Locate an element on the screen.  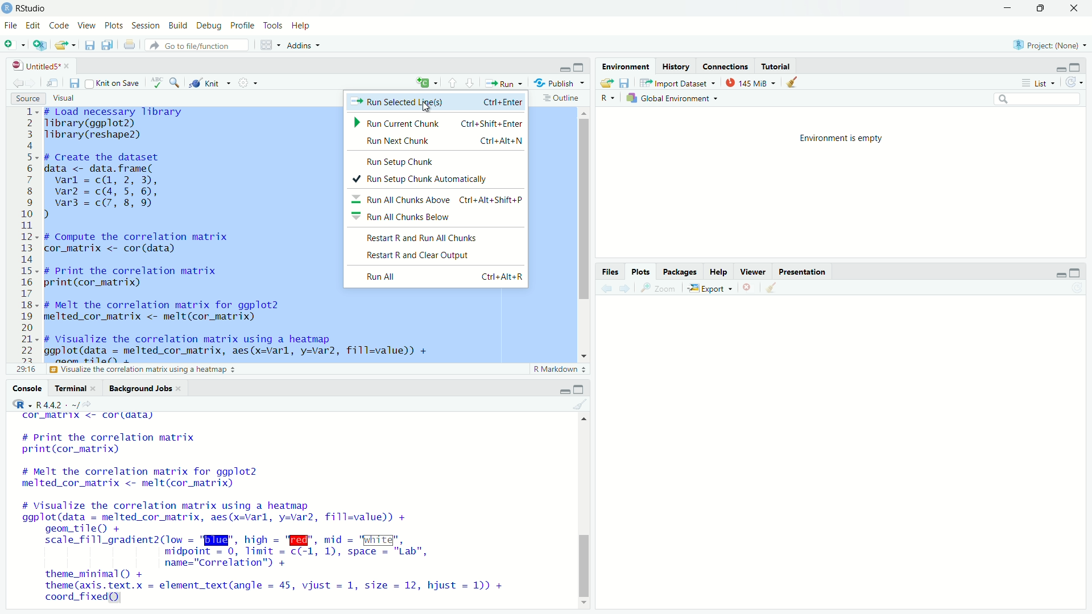
addins is located at coordinates (304, 45).